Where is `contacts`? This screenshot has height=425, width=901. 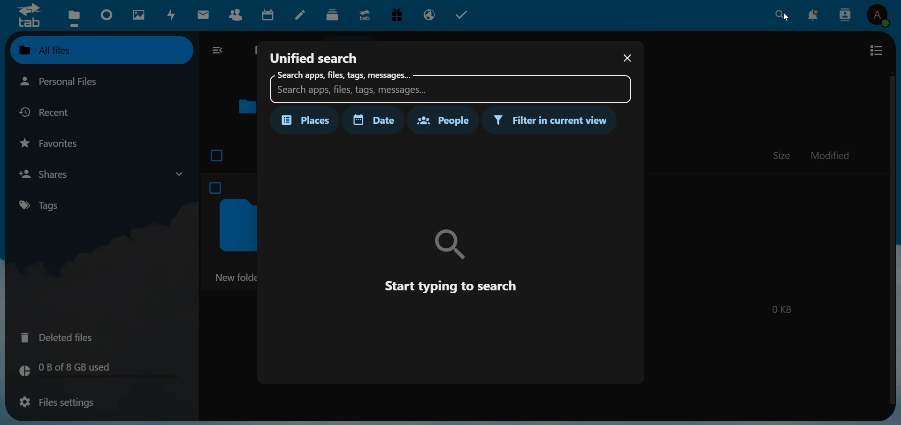
contacts is located at coordinates (846, 15).